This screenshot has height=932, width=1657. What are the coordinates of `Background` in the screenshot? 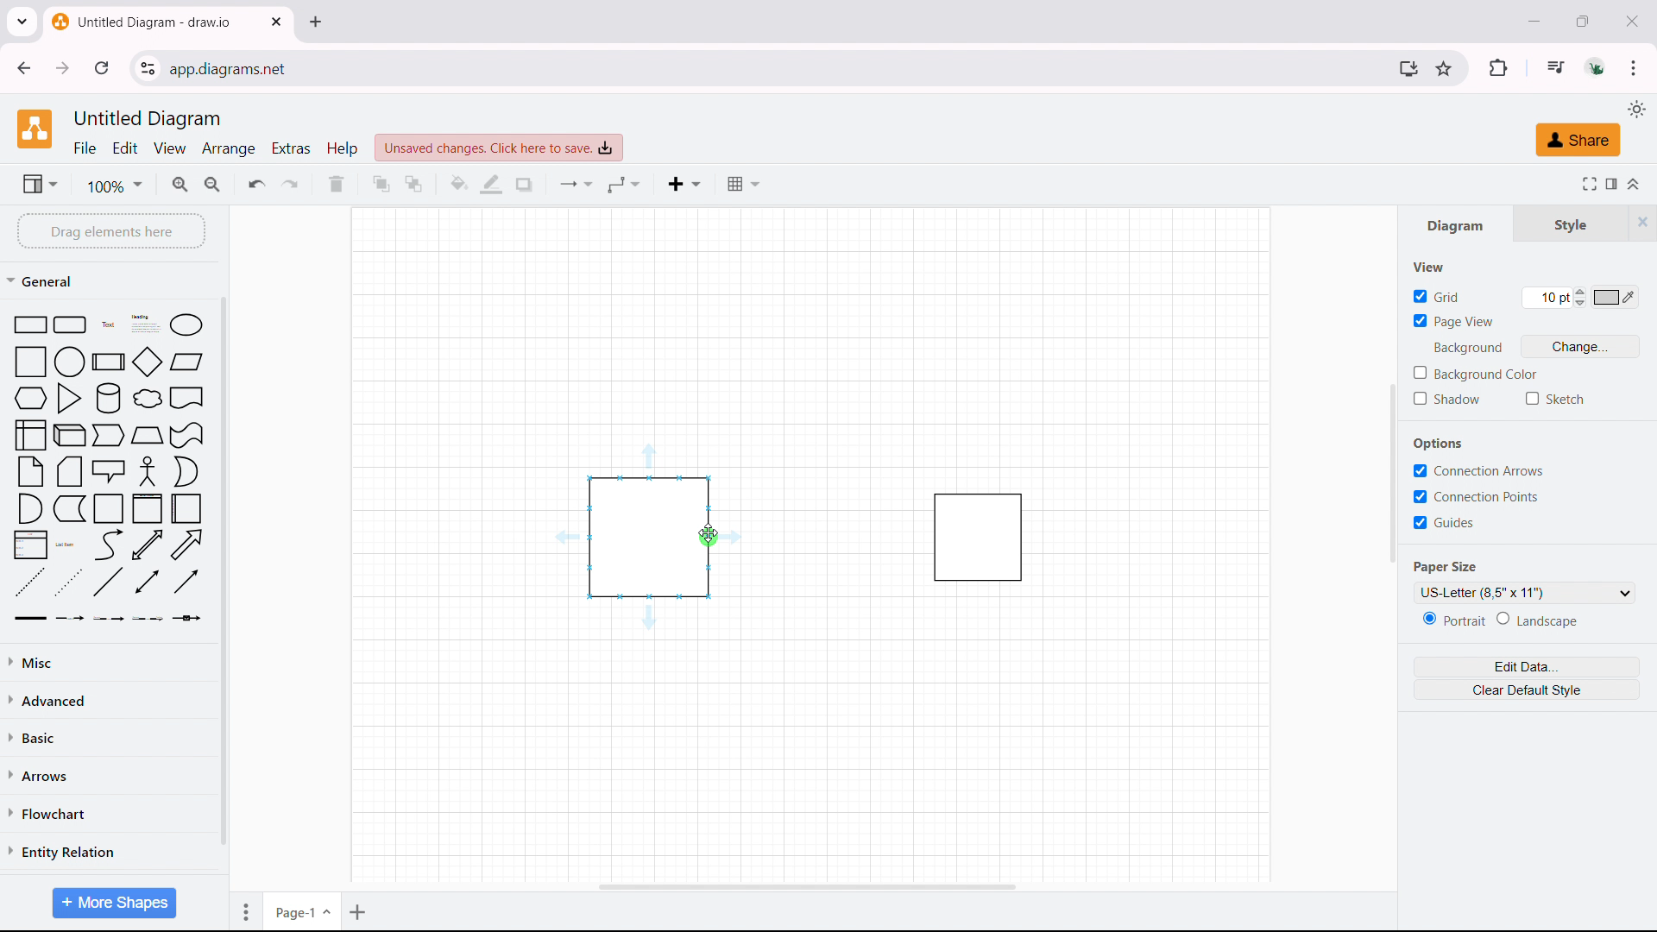 It's located at (1463, 348).